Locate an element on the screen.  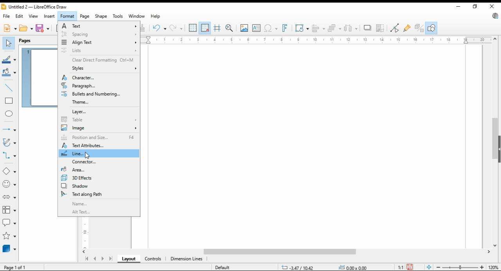
ontrols is located at coordinates (153, 259).